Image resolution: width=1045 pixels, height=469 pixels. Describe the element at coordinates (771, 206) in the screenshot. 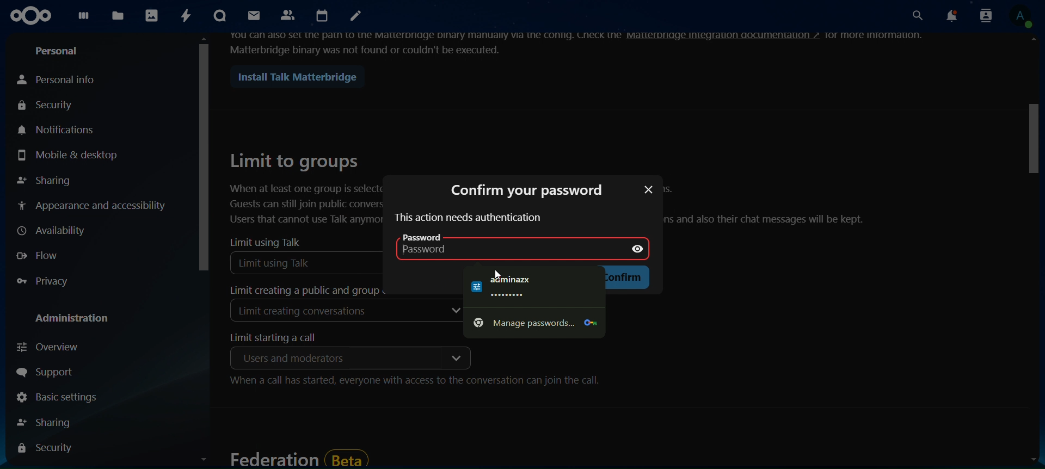

I see `text` at that location.